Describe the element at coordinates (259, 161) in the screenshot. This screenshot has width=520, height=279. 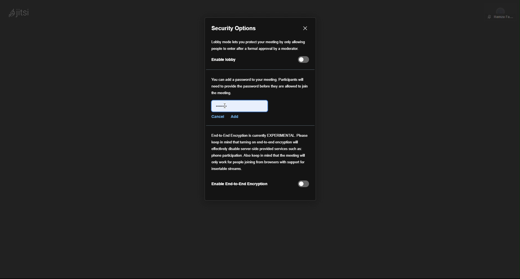
I see `End to End Encryption` at that location.